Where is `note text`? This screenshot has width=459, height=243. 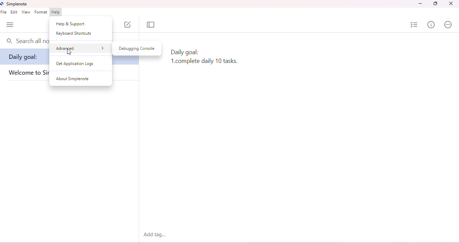
note text is located at coordinates (205, 56).